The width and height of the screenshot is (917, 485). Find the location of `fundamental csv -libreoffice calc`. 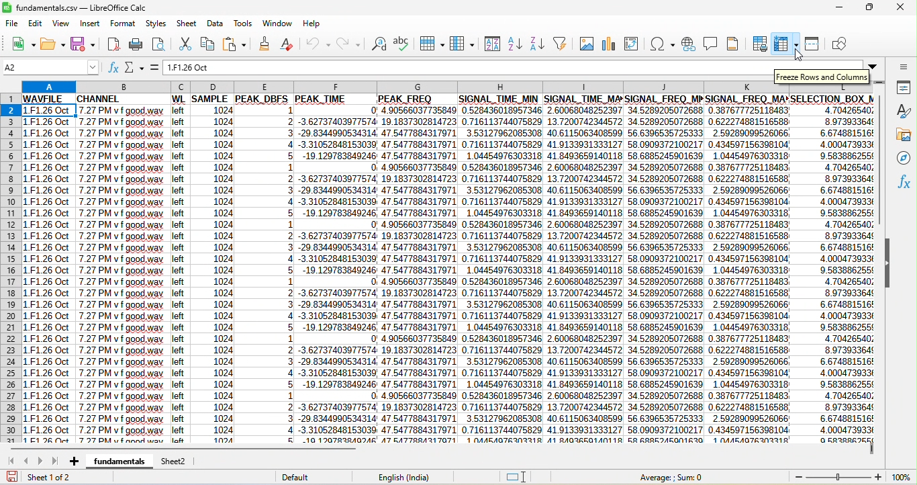

fundamental csv -libreoffice calc is located at coordinates (79, 6).